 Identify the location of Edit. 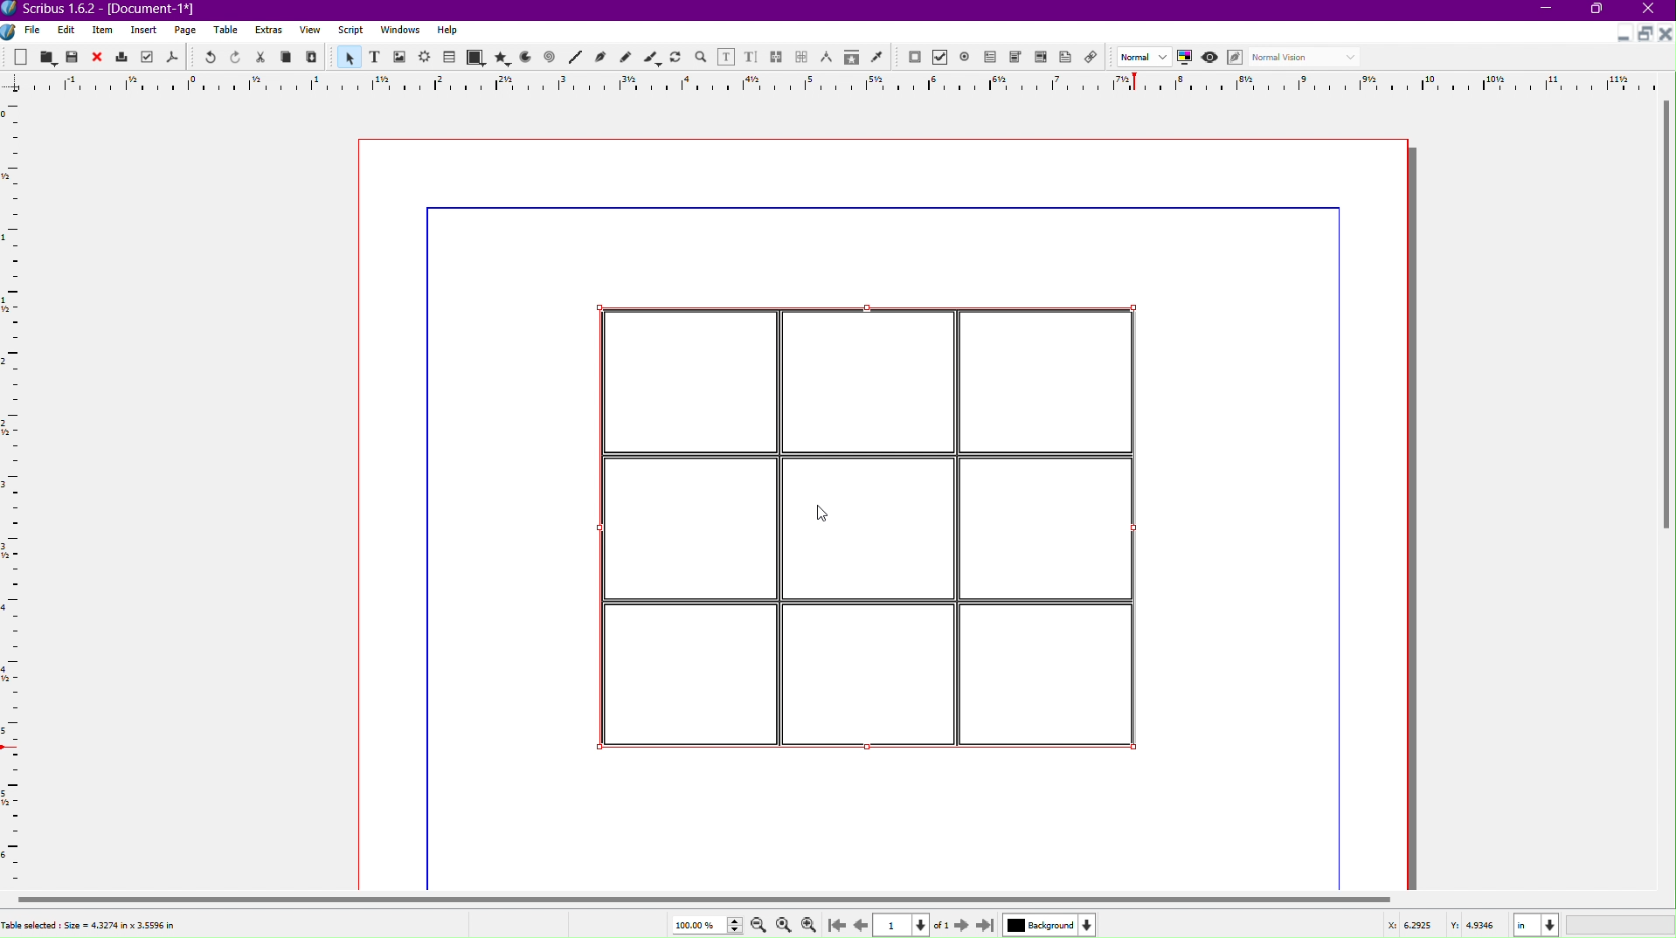
(66, 30).